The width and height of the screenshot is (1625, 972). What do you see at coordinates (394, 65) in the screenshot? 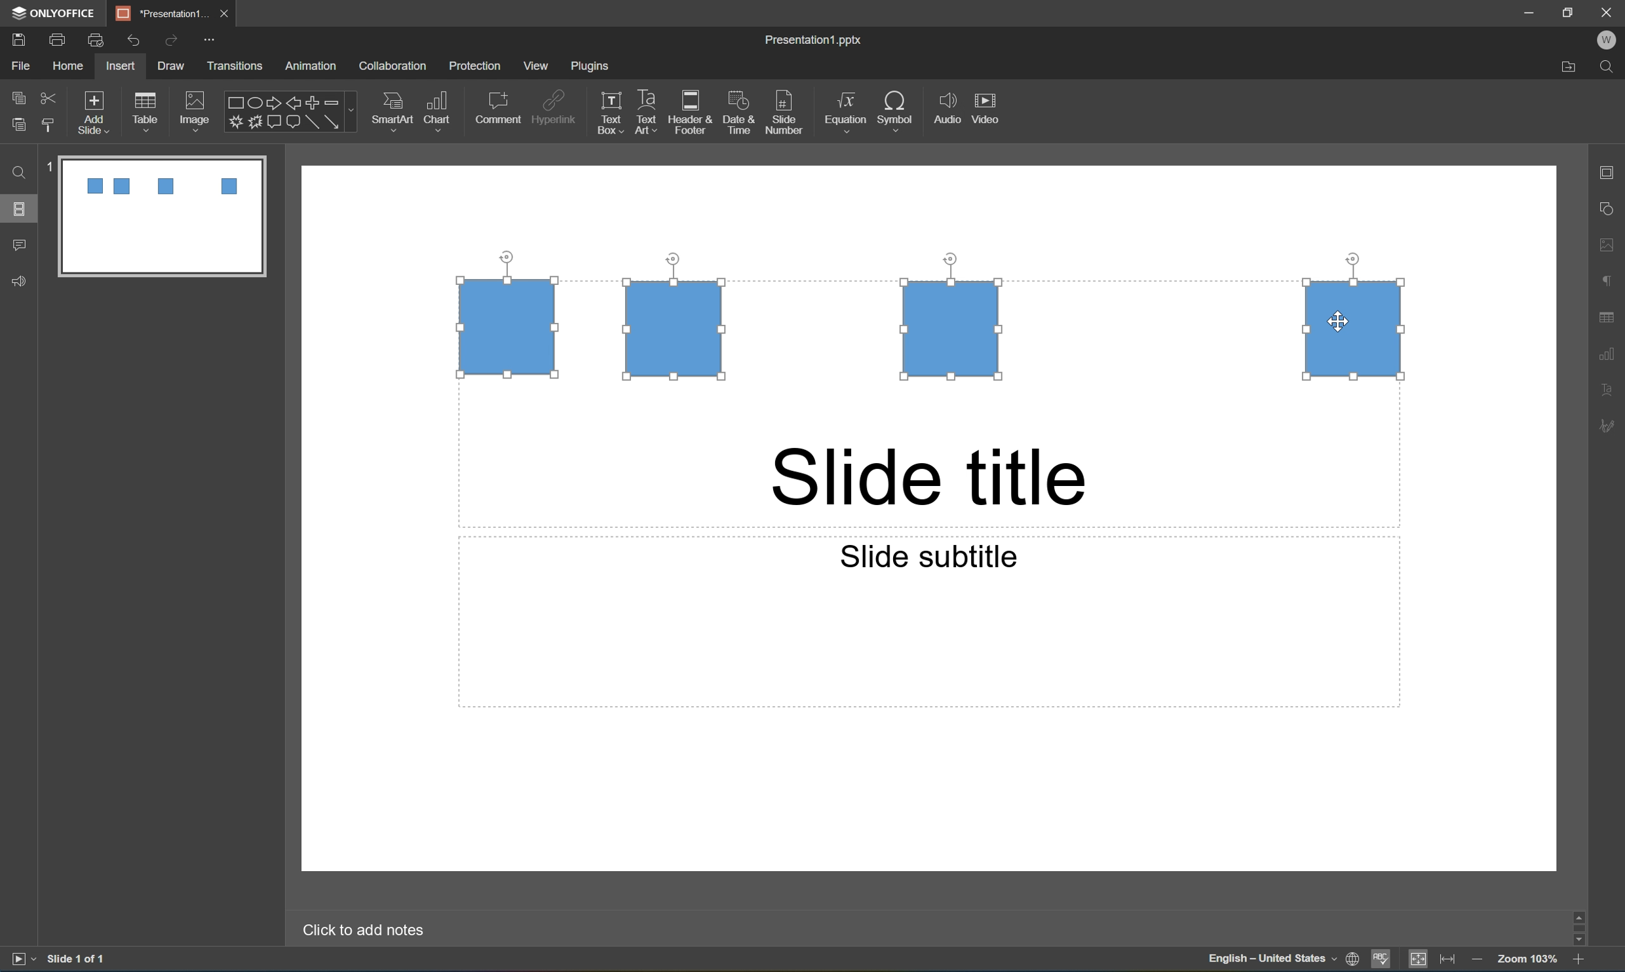
I see `collaboration` at bounding box center [394, 65].